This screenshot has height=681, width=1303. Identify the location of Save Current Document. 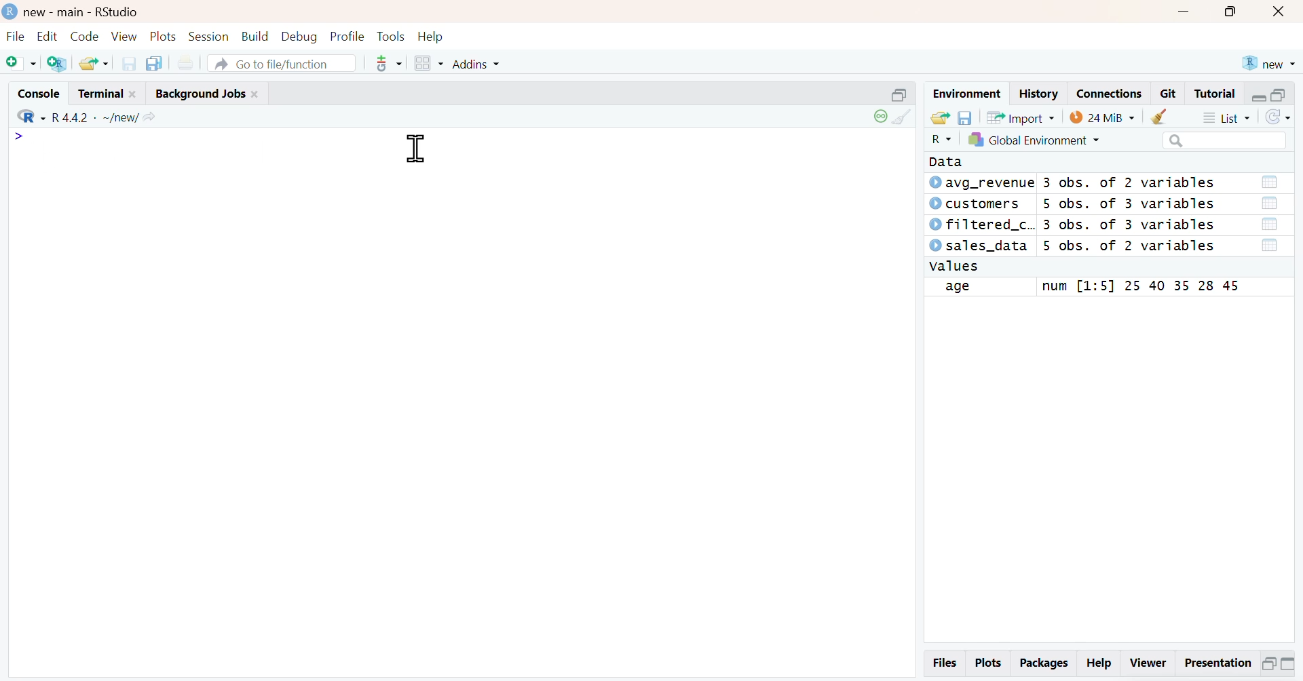
(129, 64).